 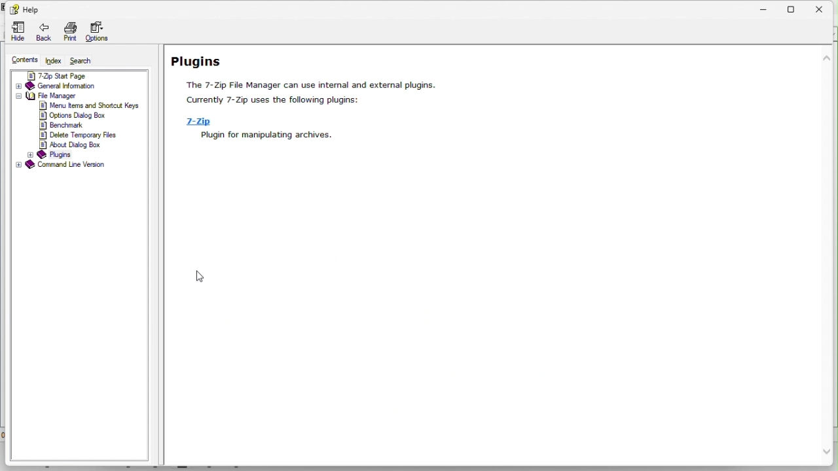 I want to click on scroll up, so click(x=827, y=57).